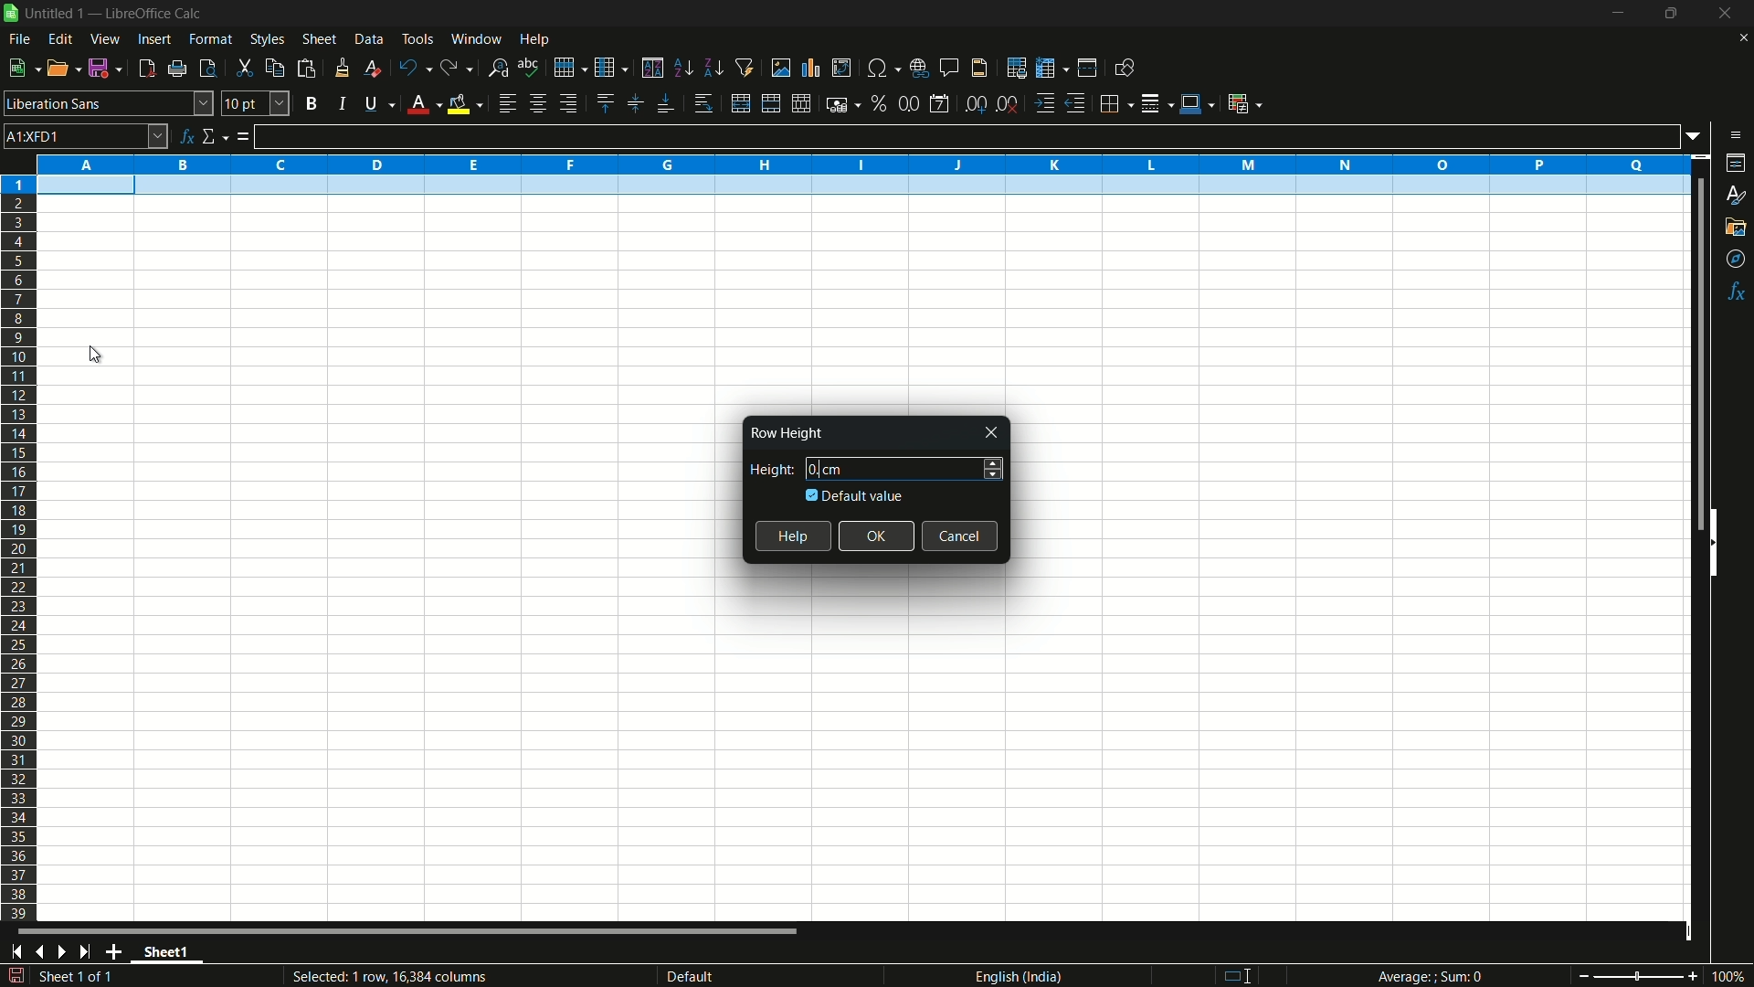  Describe the element at coordinates (186, 136) in the screenshot. I see `function wizard` at that location.